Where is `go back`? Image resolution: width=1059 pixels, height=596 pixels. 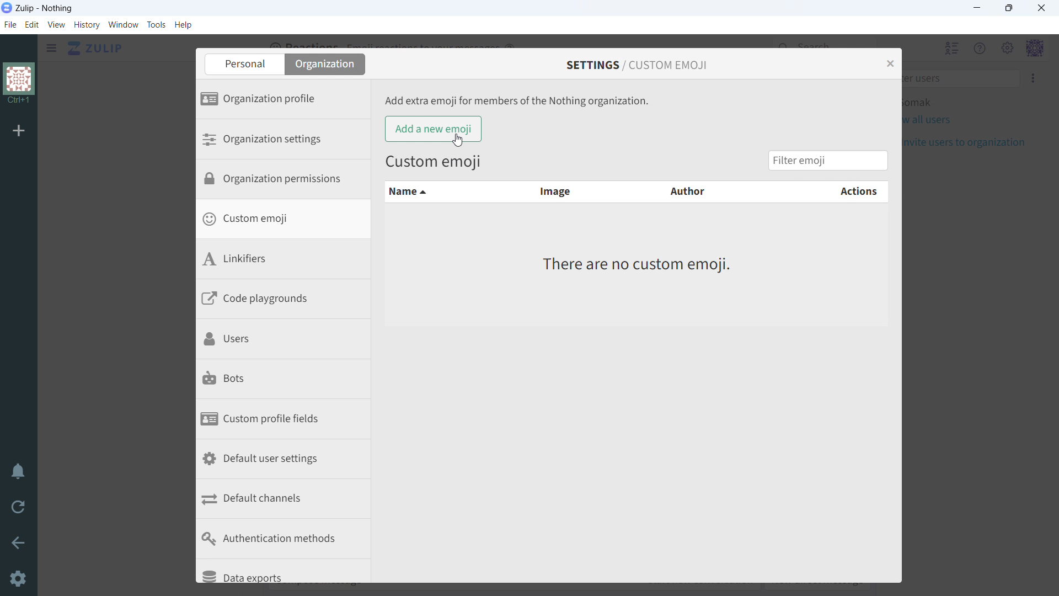 go back is located at coordinates (18, 542).